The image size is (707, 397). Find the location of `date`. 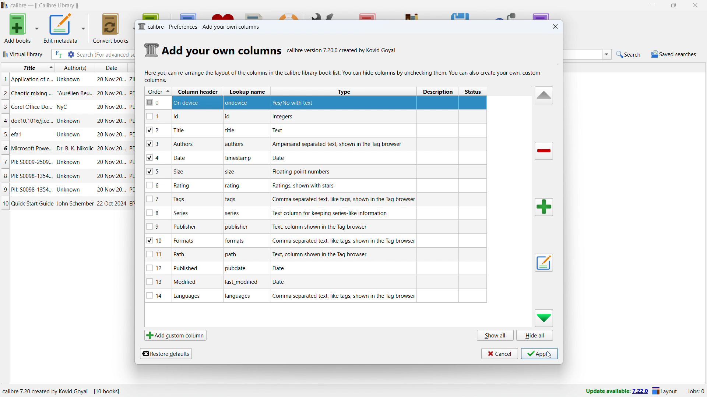

date is located at coordinates (112, 203).